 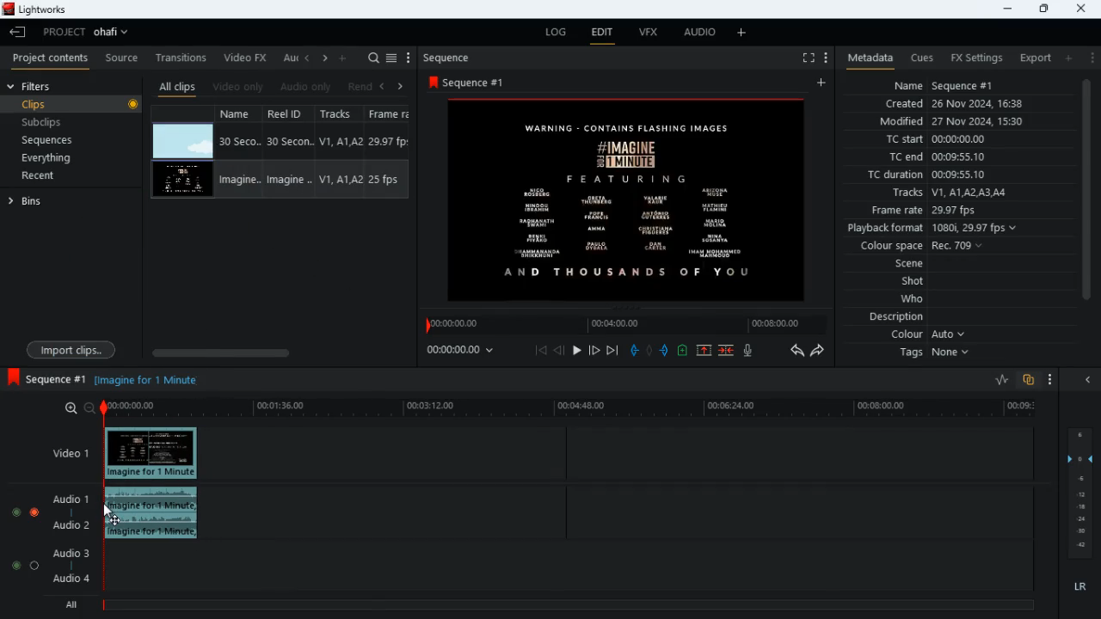 I want to click on mic, so click(x=749, y=350).